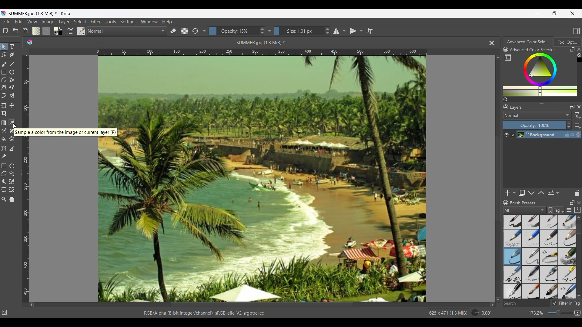 The width and height of the screenshot is (582, 327). What do you see at coordinates (261, 42) in the screenshot?
I see `SUMMER jpg (1.3 MiB) *` at bounding box center [261, 42].